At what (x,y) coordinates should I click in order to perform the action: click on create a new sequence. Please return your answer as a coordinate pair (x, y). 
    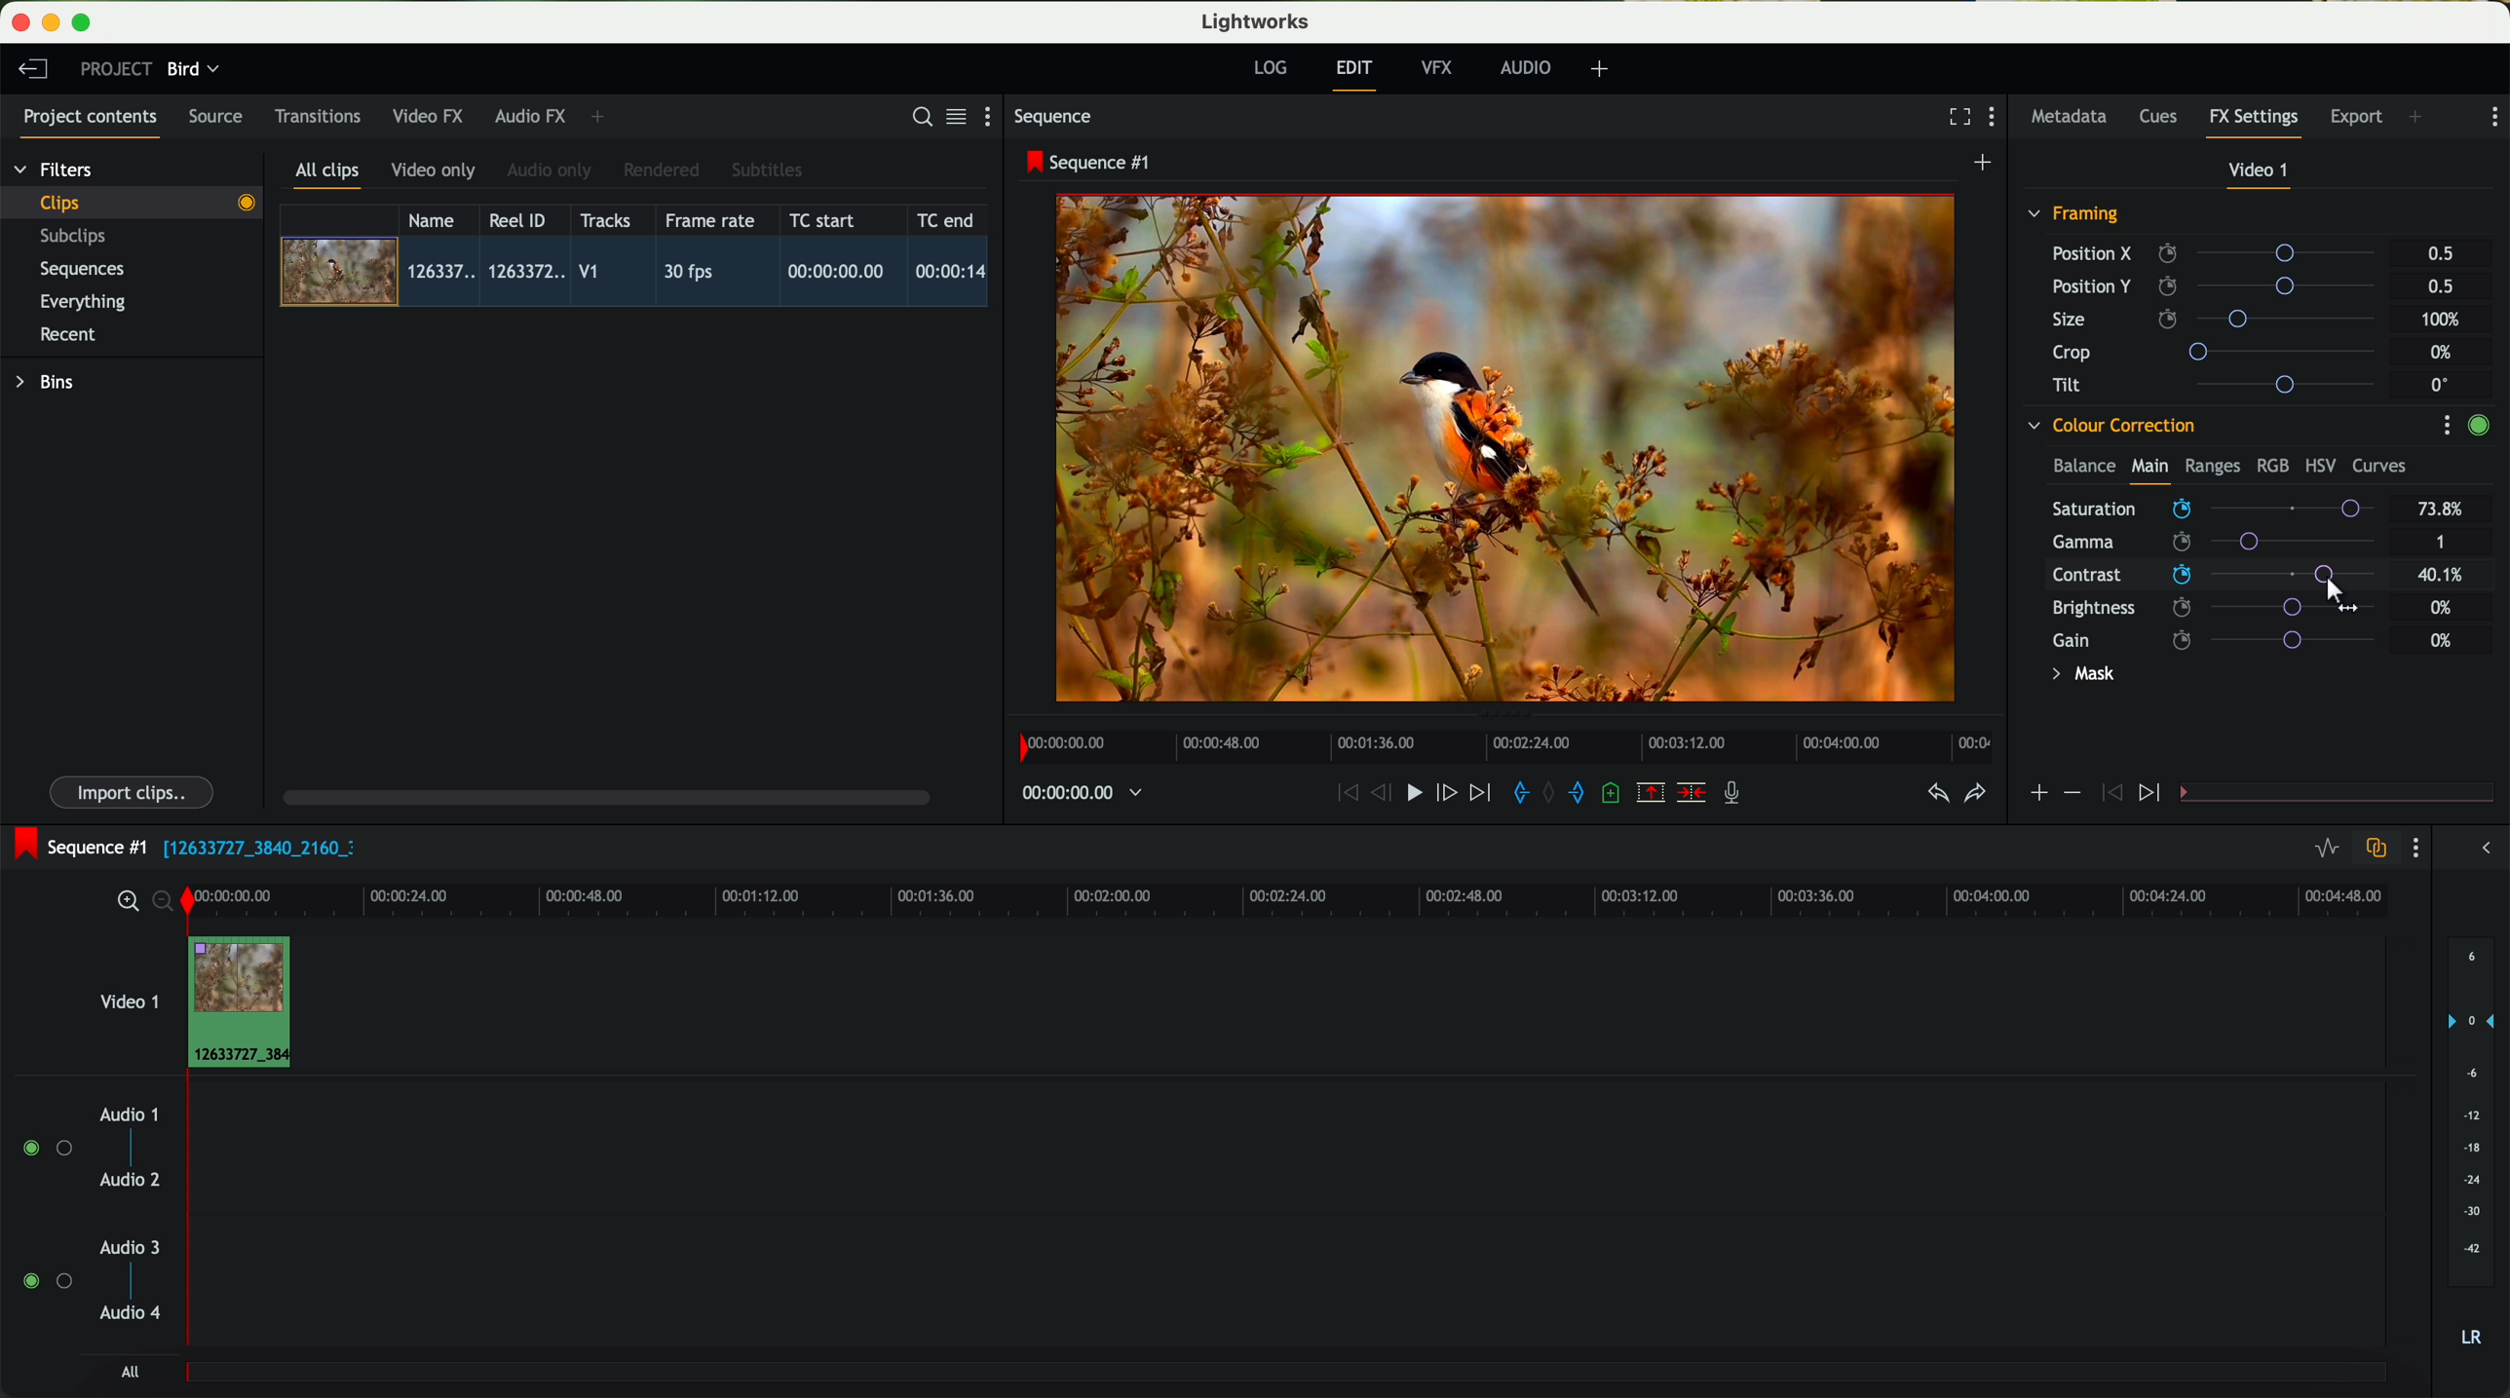
    Looking at the image, I should click on (1986, 164).